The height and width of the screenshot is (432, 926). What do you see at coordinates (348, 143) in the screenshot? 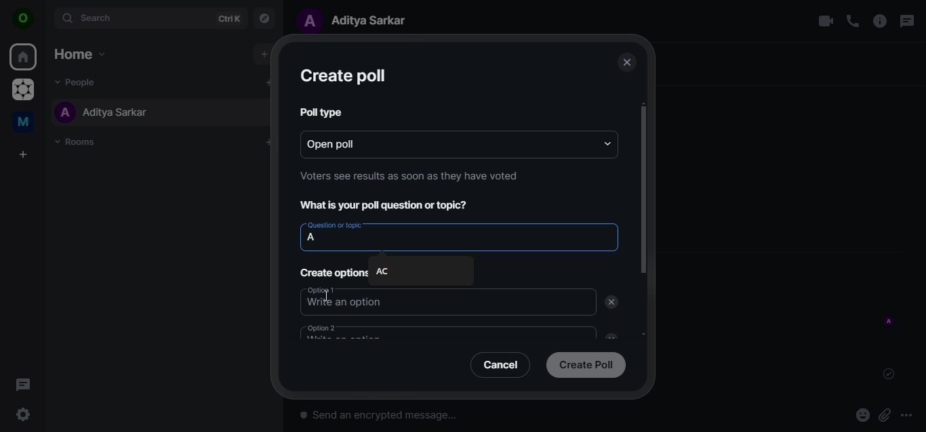
I see `open poll` at bounding box center [348, 143].